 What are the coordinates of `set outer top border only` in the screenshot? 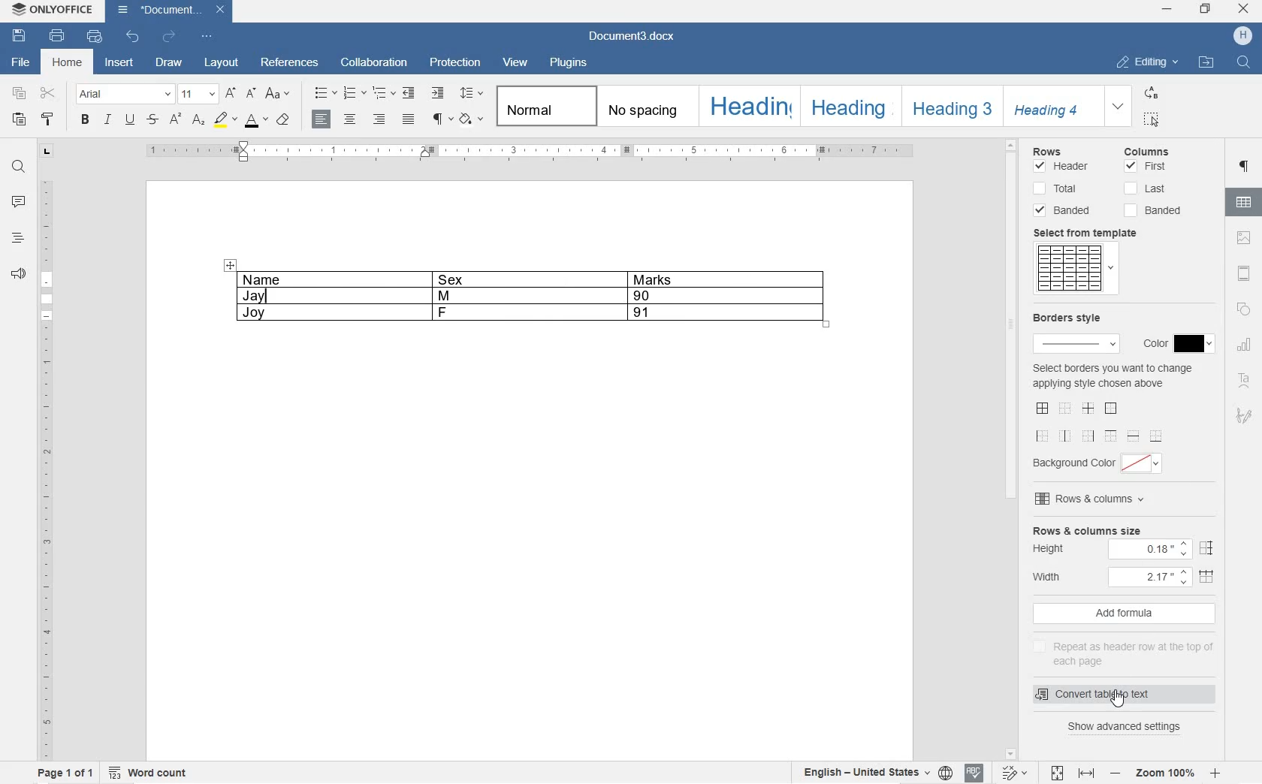 It's located at (1110, 435).